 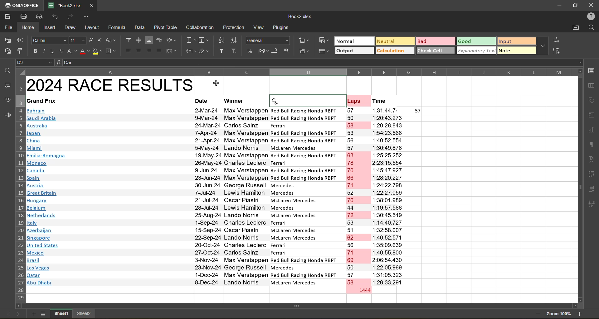 What do you see at coordinates (101, 40) in the screenshot?
I see `decrement size` at bounding box center [101, 40].